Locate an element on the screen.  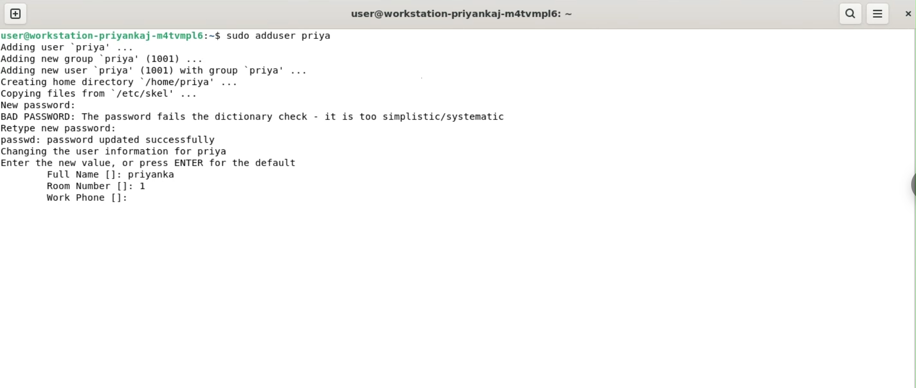
Work Phone []: is located at coordinates (90, 198).